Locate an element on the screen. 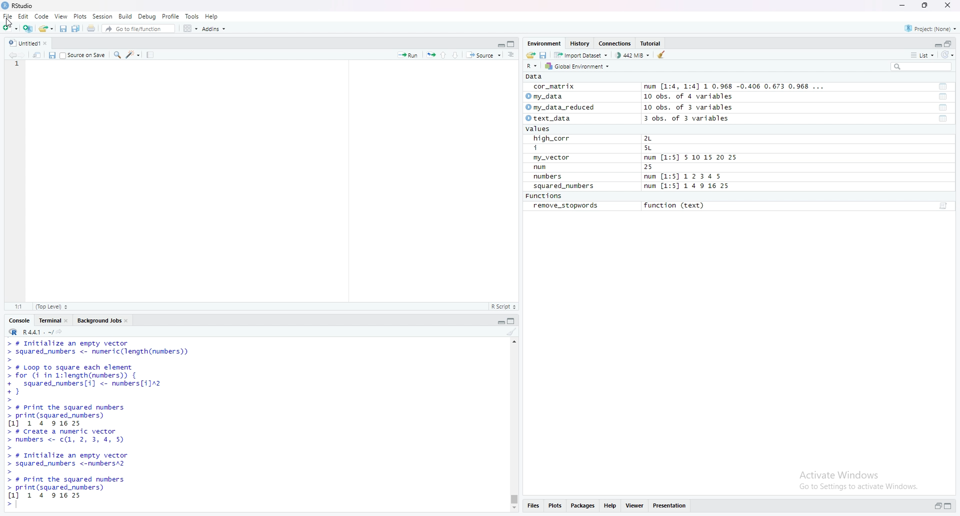 This screenshot has width=960, height=516. Activate Windows
Go to Settings to activate Windows. is located at coordinates (857, 479).